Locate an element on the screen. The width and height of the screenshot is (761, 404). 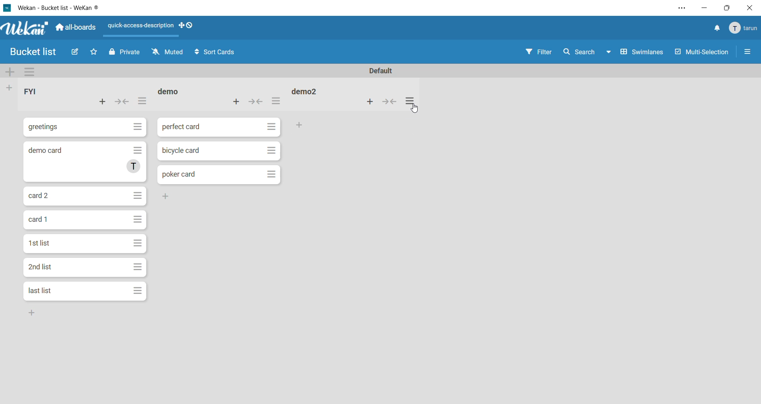
 is located at coordinates (299, 125).